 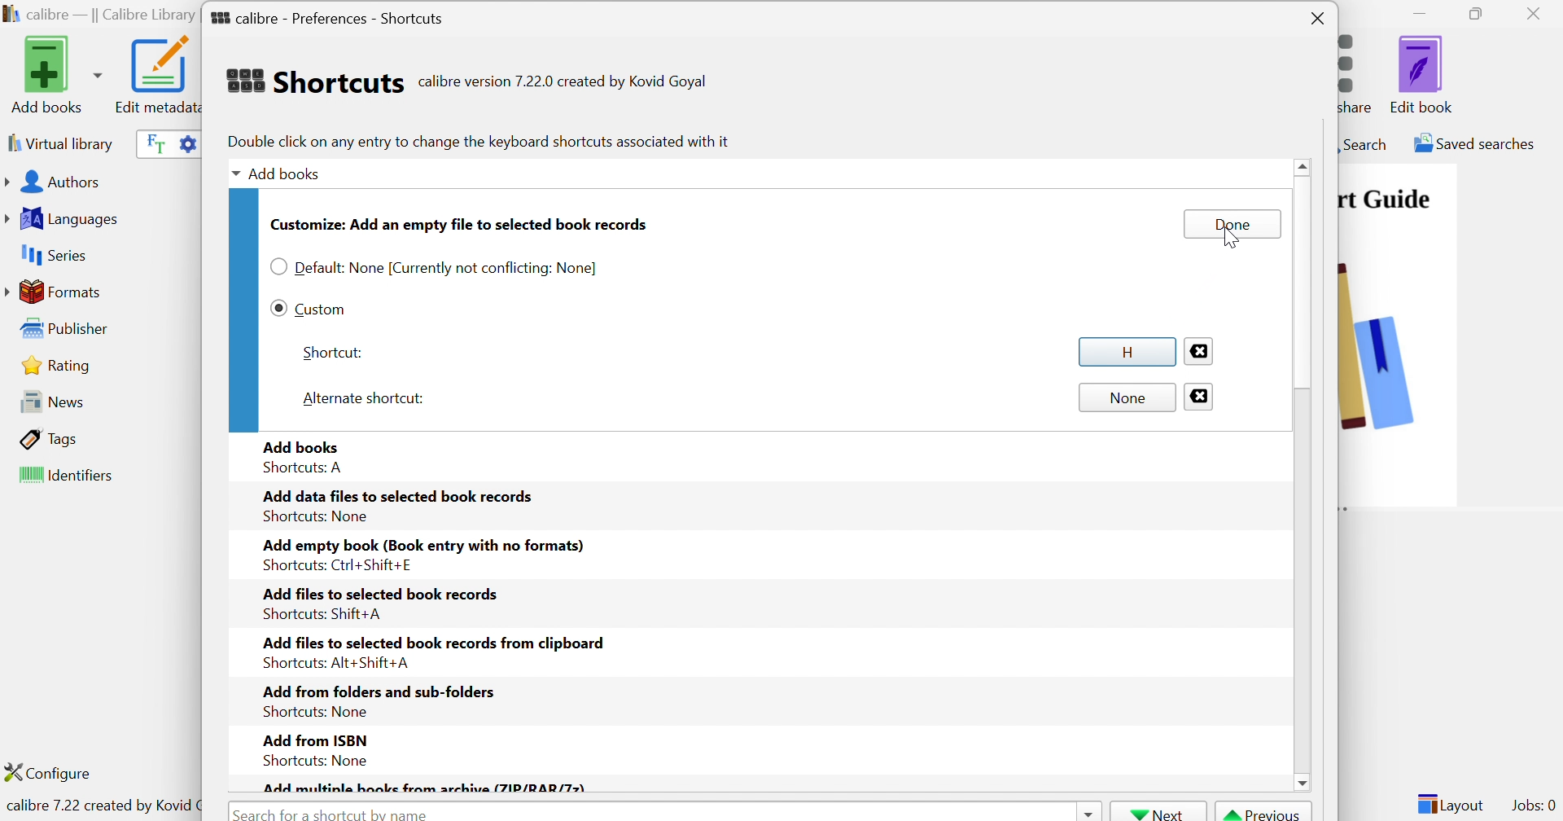 I want to click on Add books, so click(x=288, y=172).